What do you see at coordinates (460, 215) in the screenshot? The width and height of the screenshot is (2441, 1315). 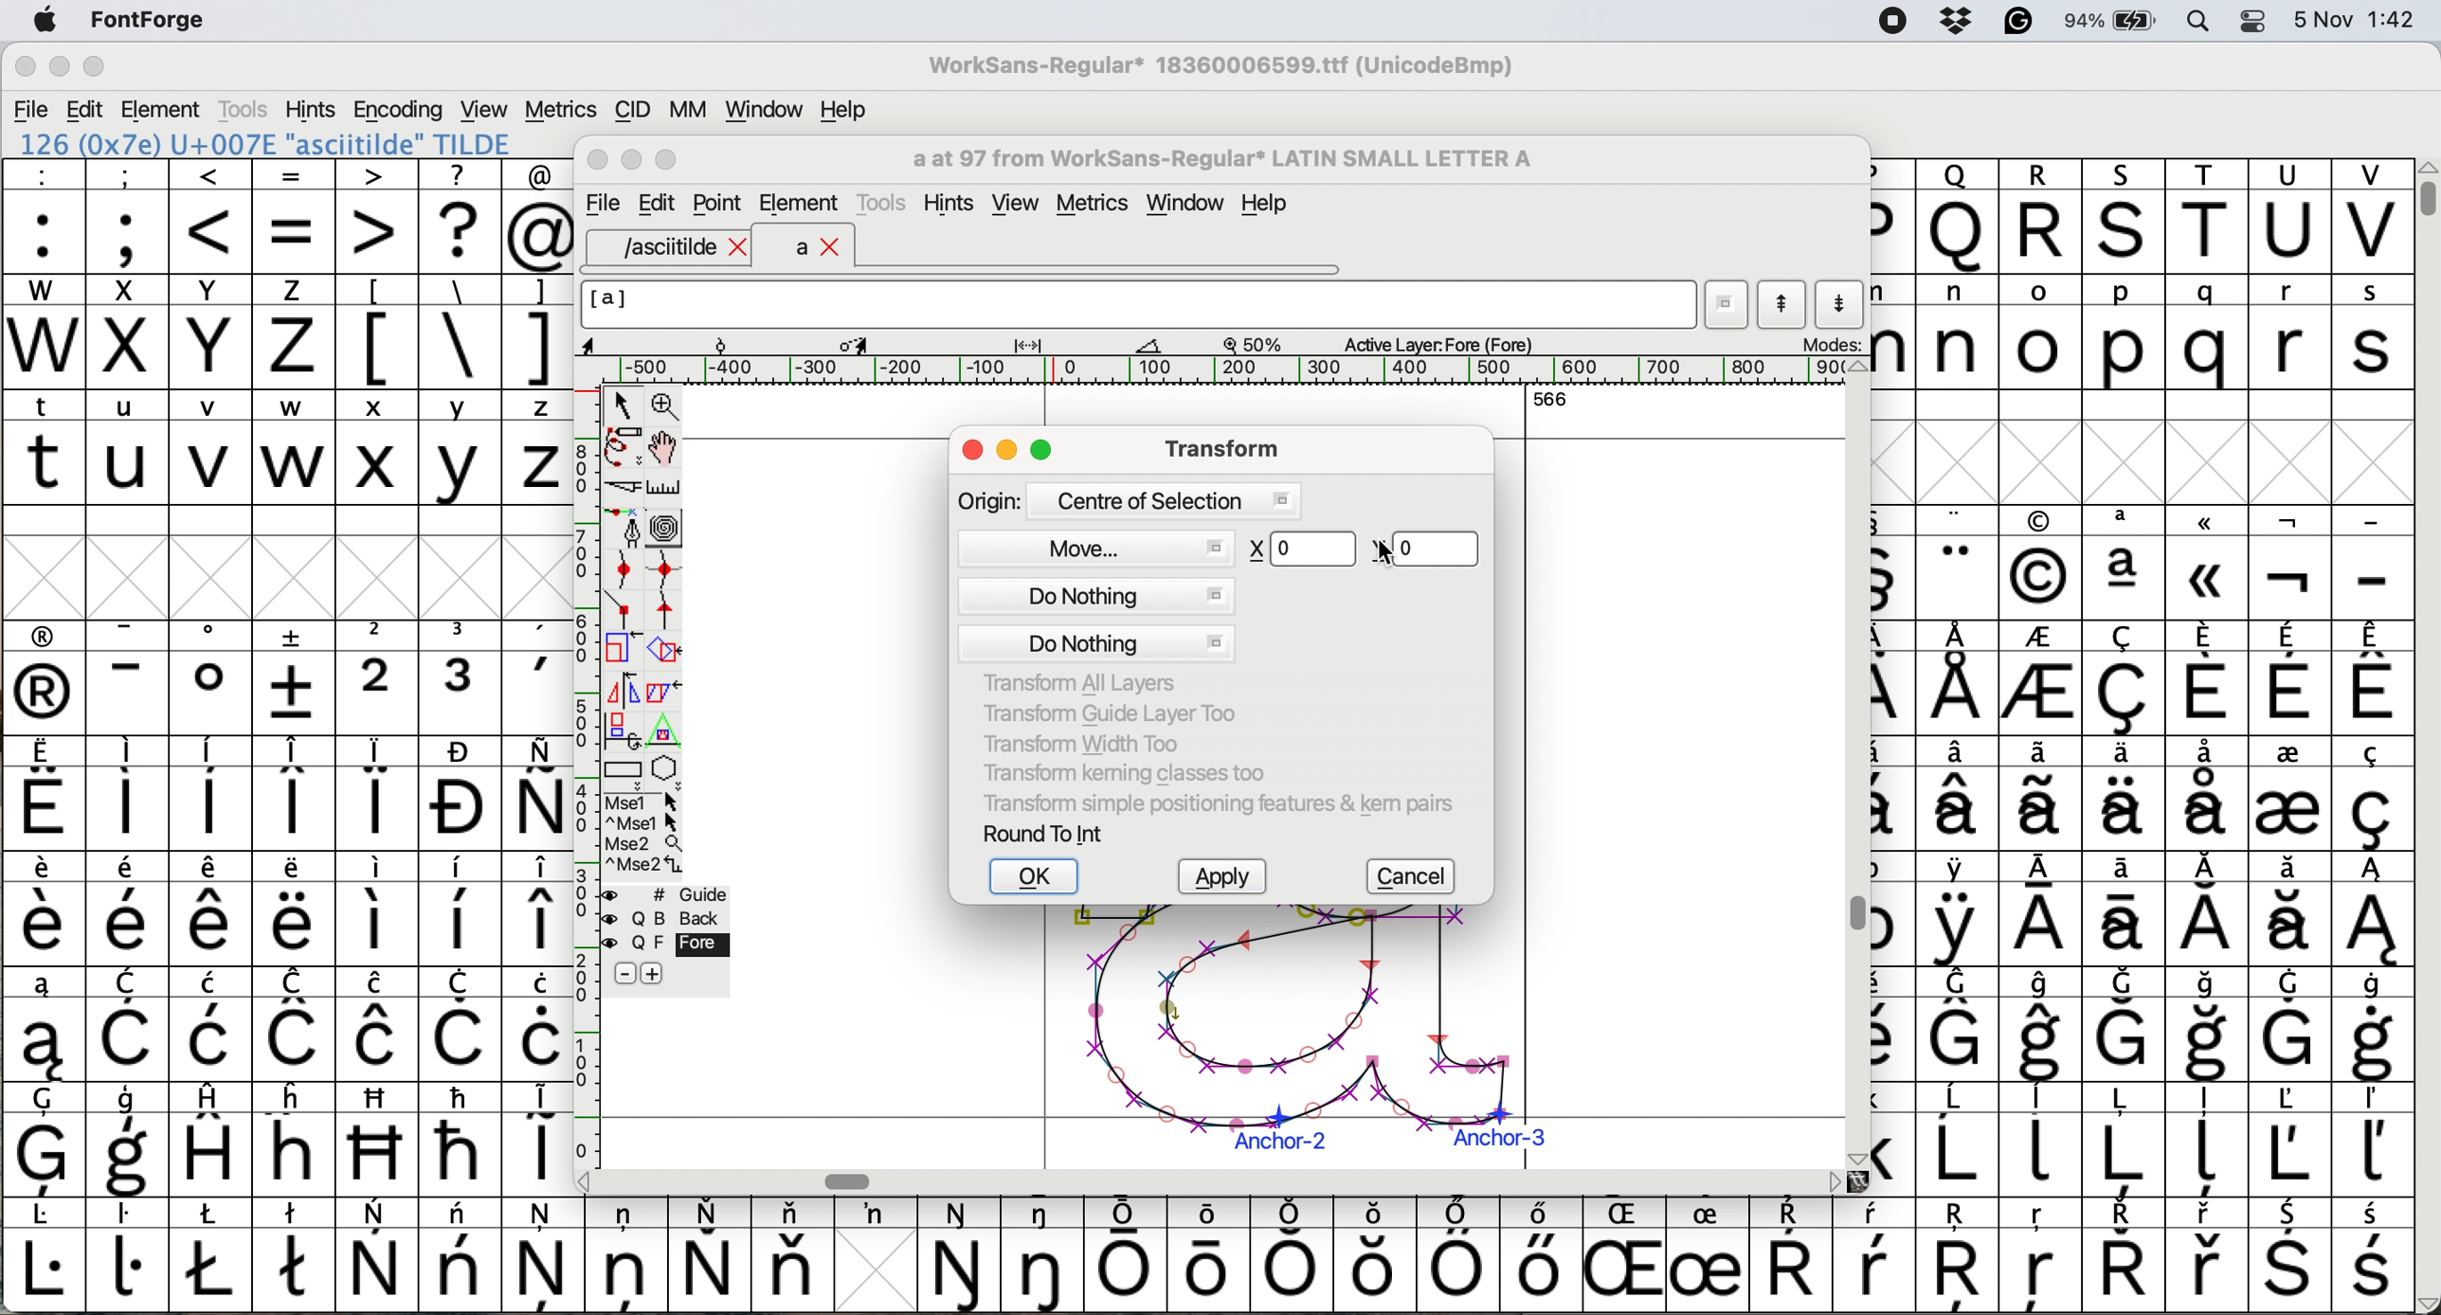 I see `?` at bounding box center [460, 215].